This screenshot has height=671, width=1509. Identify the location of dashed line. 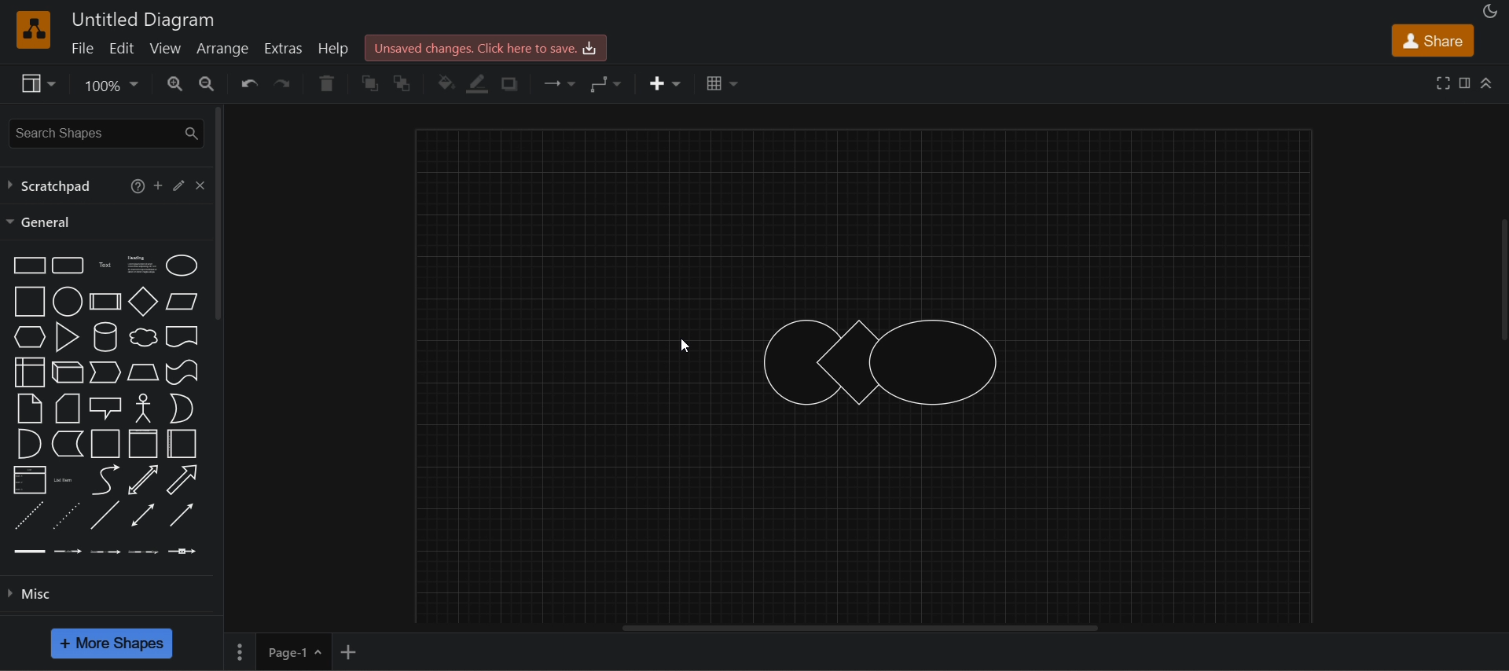
(27, 515).